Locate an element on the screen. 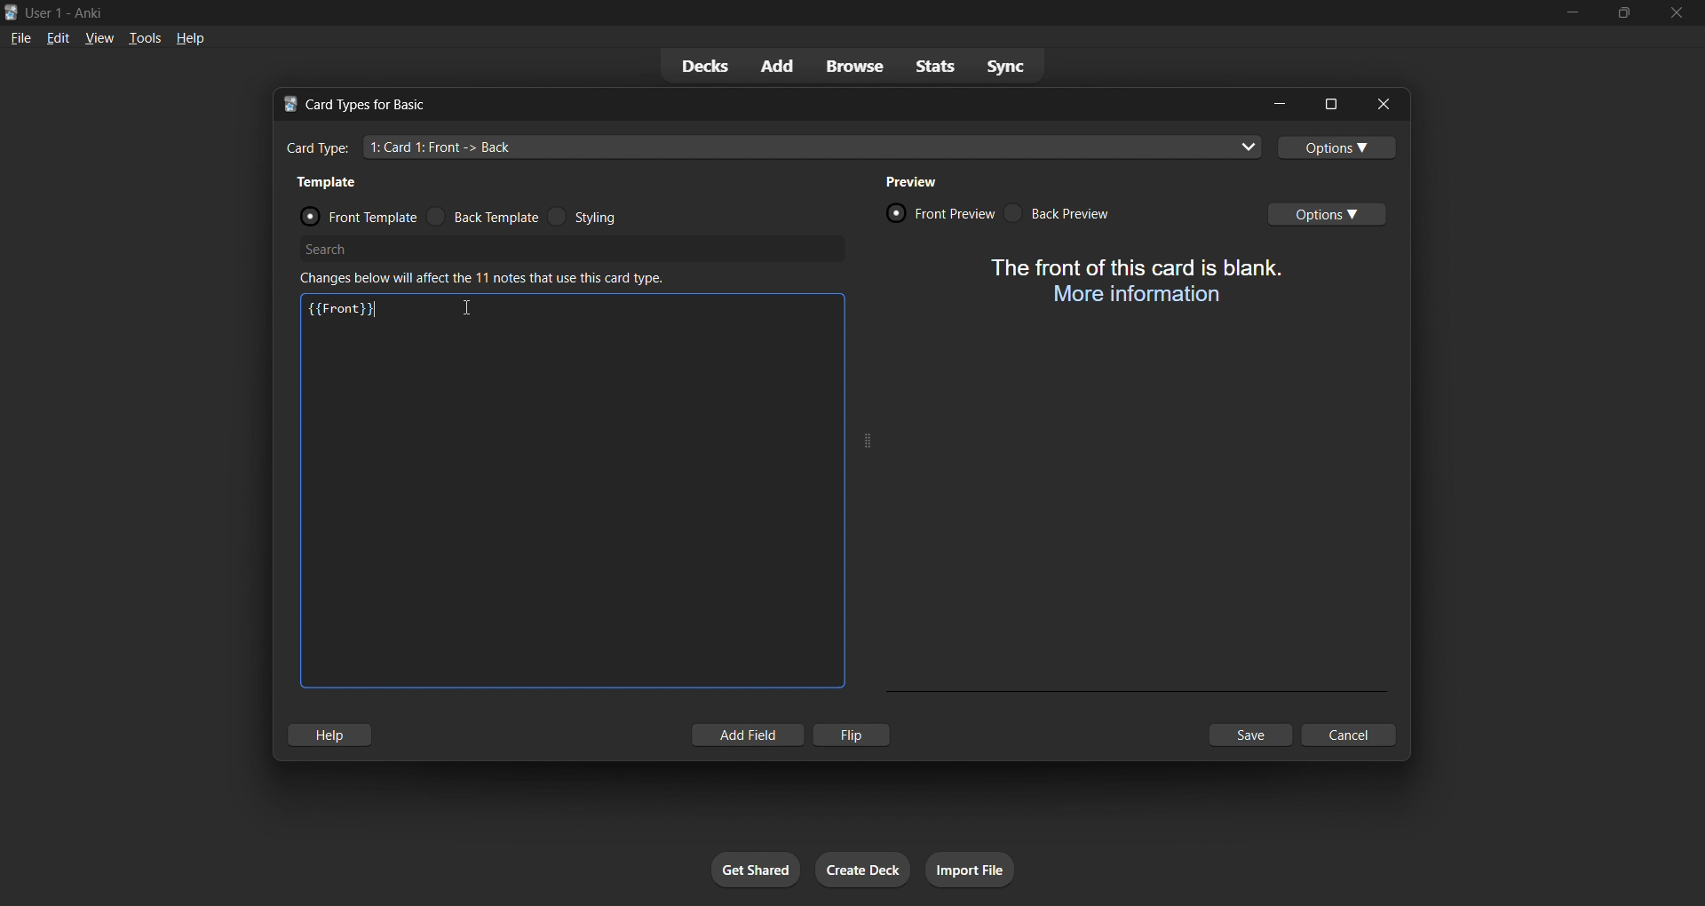 Image resolution: width=1705 pixels, height=906 pixels. close is located at coordinates (1677, 13).